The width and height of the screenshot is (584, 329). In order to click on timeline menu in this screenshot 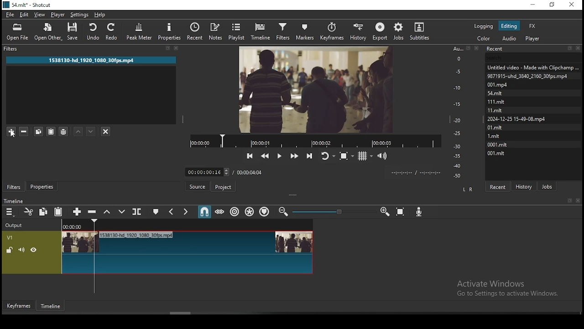, I will do `click(10, 213)`.